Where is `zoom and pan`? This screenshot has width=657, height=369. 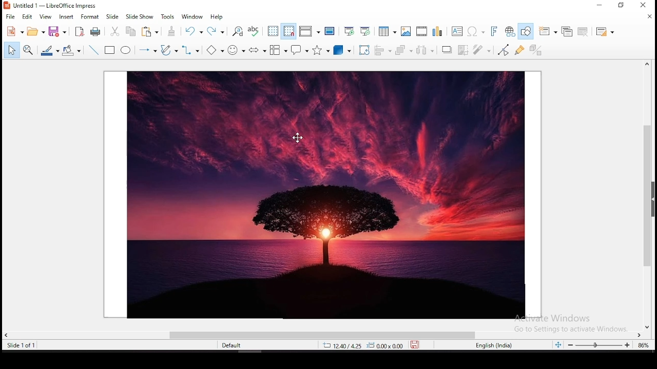
zoom and pan is located at coordinates (27, 50).